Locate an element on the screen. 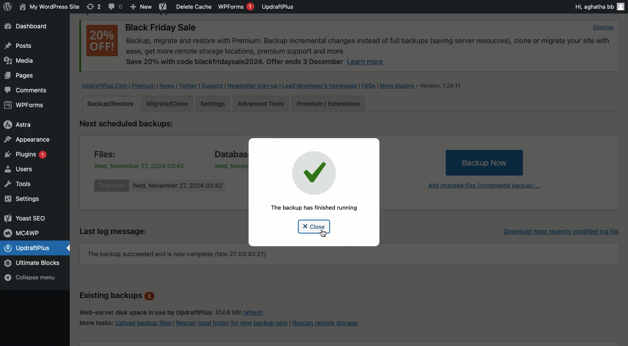 The width and height of the screenshot is (628, 346). Premium  is located at coordinates (145, 86).